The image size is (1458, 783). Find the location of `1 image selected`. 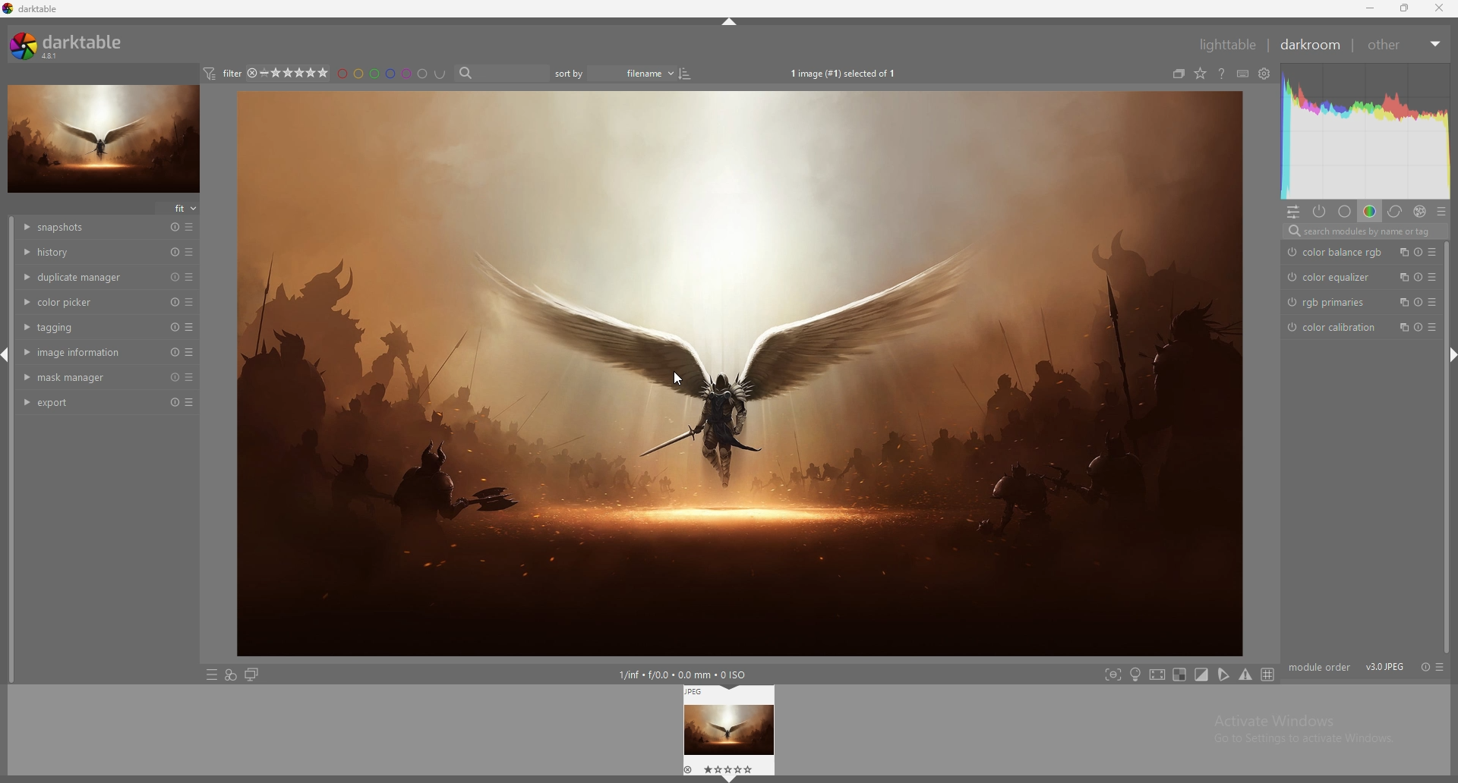

1 image selected is located at coordinates (841, 73).